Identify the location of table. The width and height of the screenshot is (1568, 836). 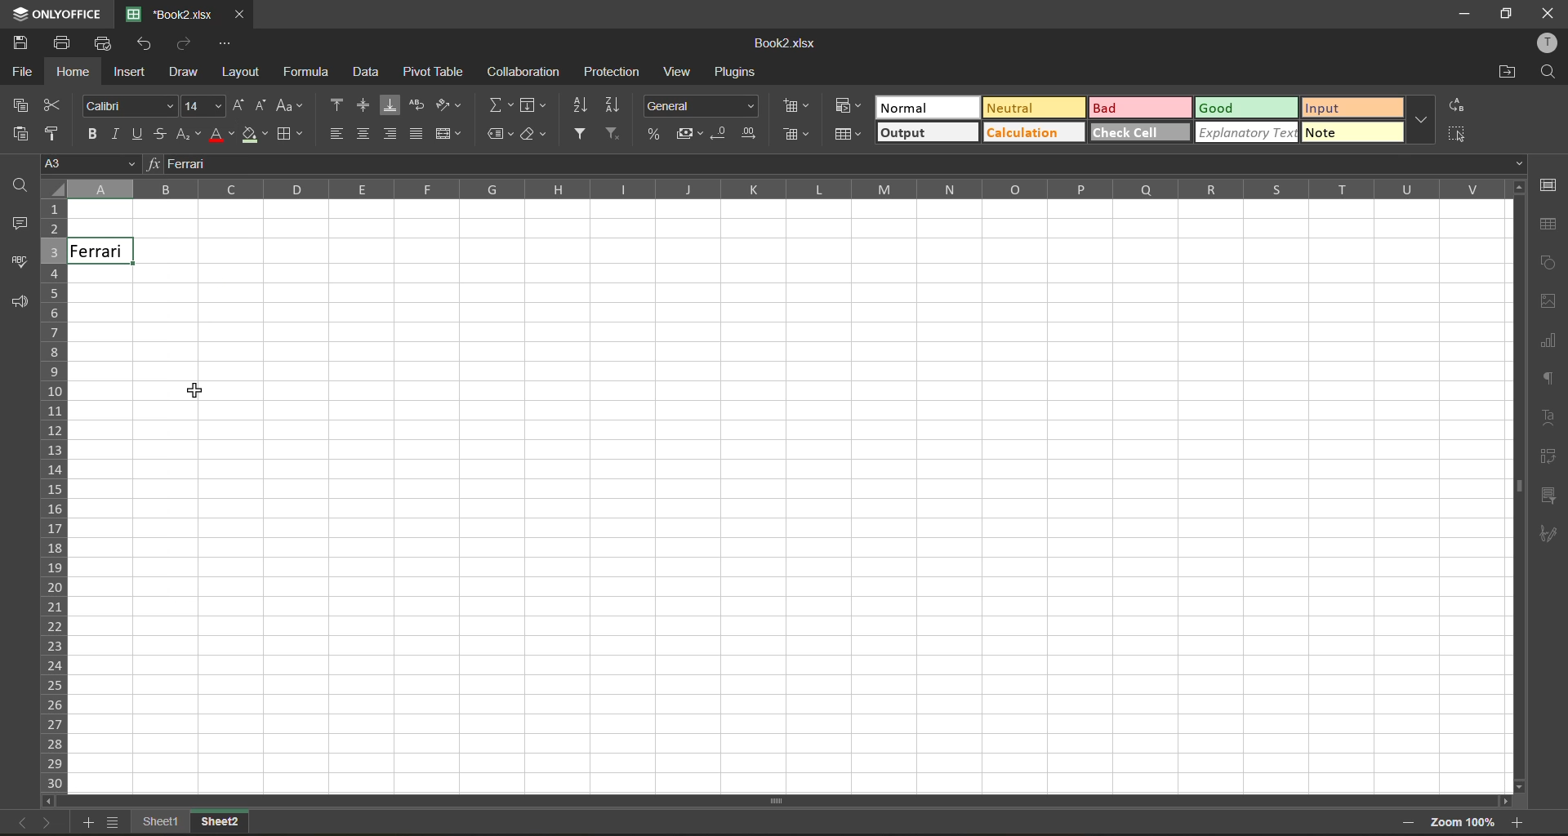
(1552, 222).